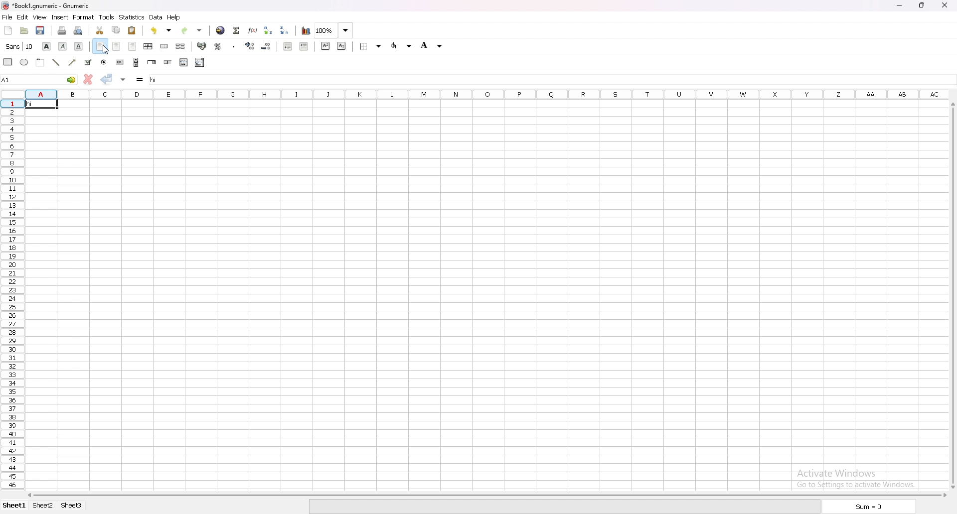 Image resolution: width=957 pixels, height=514 pixels. Describe the element at coordinates (132, 30) in the screenshot. I see `paste` at that location.